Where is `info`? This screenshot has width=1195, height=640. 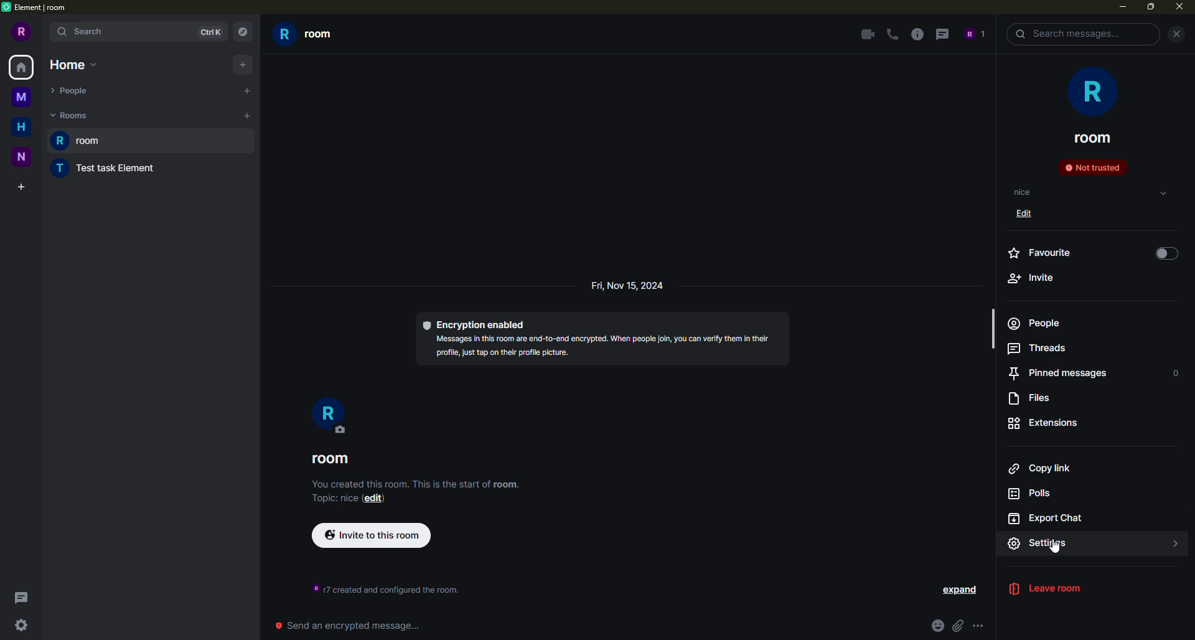 info is located at coordinates (919, 34).